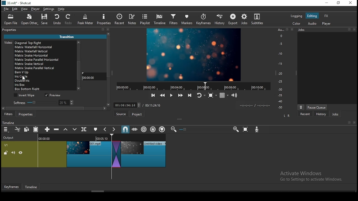 This screenshot has width=358, height=201. I want to click on previous marker, so click(105, 129).